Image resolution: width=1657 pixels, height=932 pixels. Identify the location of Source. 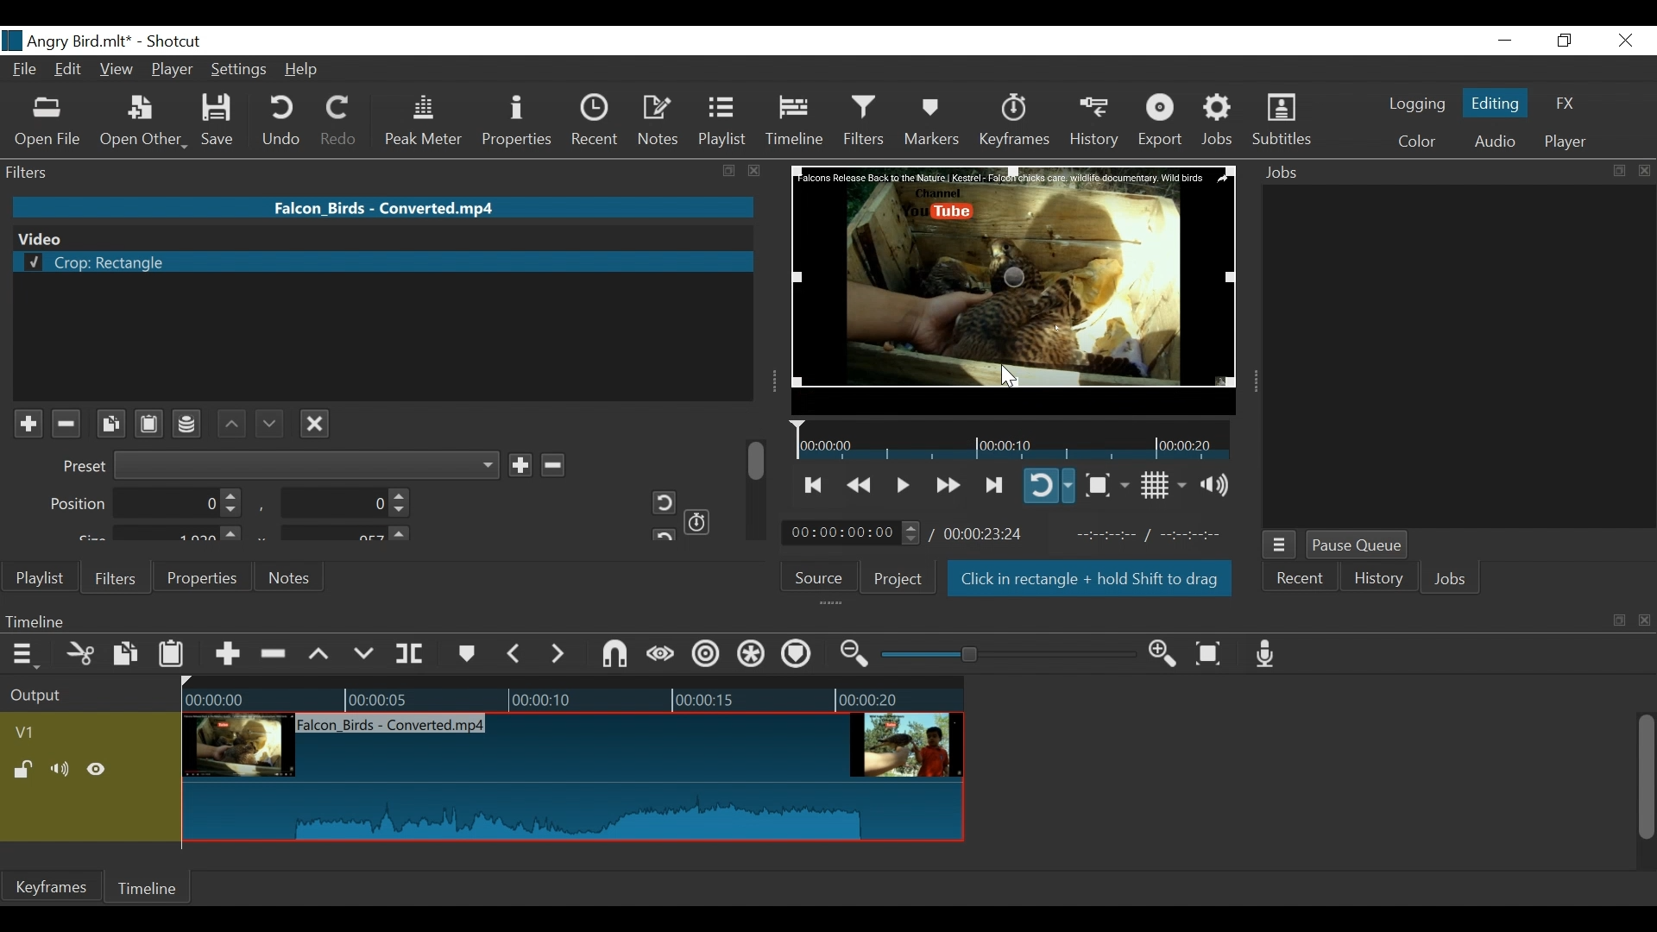
(825, 576).